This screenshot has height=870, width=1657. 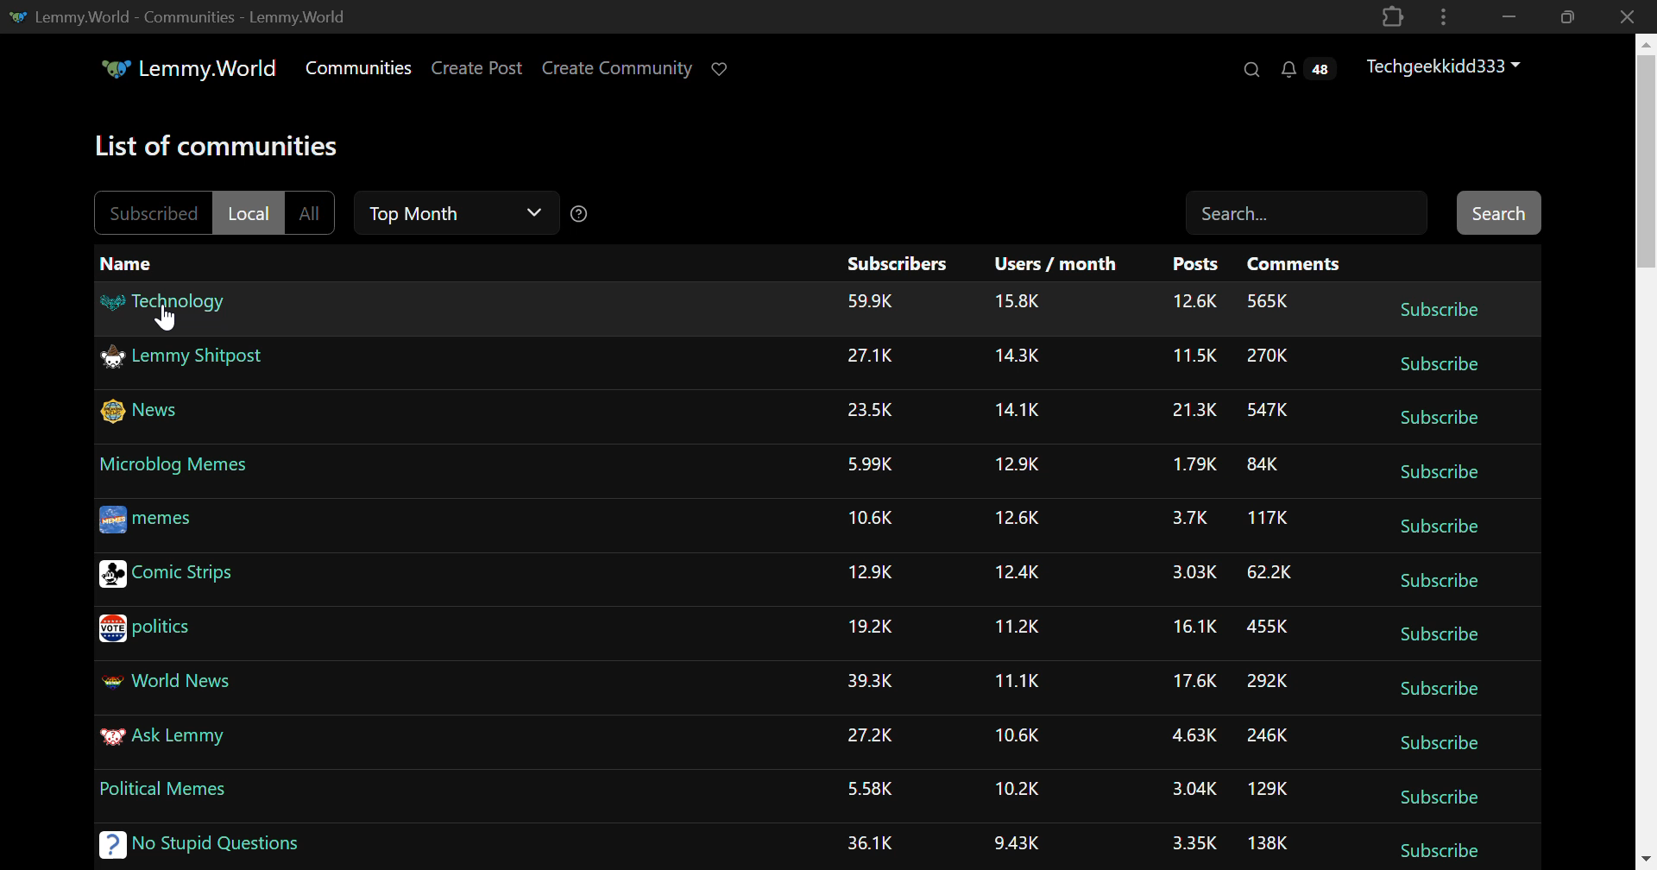 I want to click on Users/month, so click(x=1060, y=265).